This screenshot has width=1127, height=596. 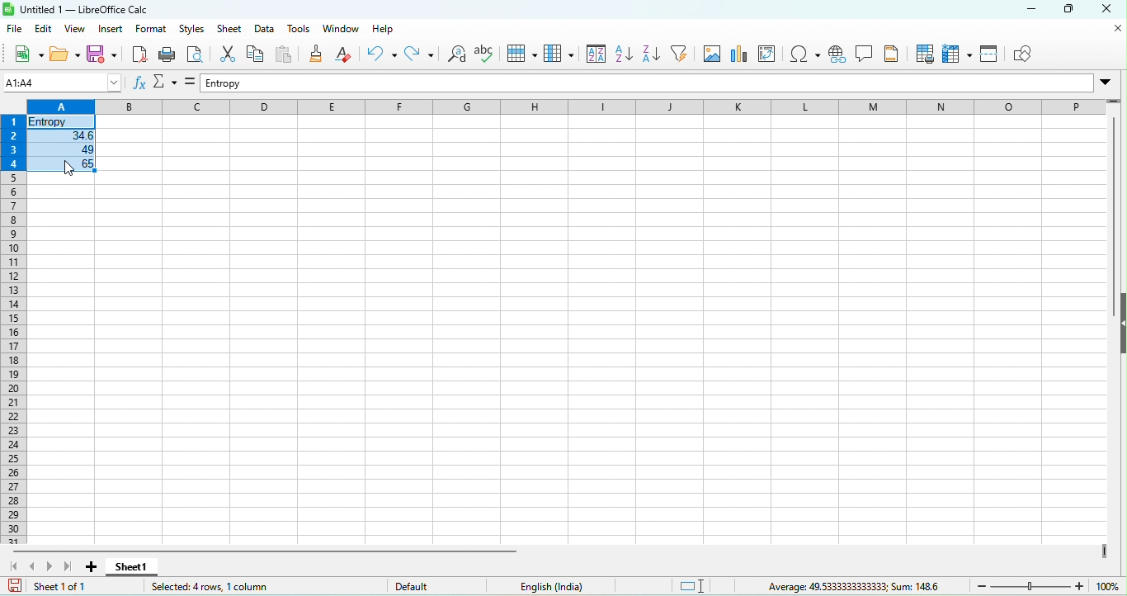 I want to click on drag to view more columns, so click(x=1105, y=551).